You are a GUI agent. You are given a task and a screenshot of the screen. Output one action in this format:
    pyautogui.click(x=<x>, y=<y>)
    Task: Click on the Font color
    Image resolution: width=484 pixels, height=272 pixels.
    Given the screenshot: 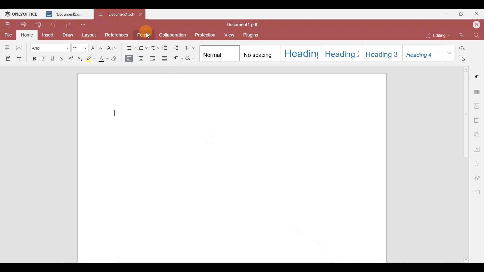 What is the action you would take?
    pyautogui.click(x=103, y=59)
    